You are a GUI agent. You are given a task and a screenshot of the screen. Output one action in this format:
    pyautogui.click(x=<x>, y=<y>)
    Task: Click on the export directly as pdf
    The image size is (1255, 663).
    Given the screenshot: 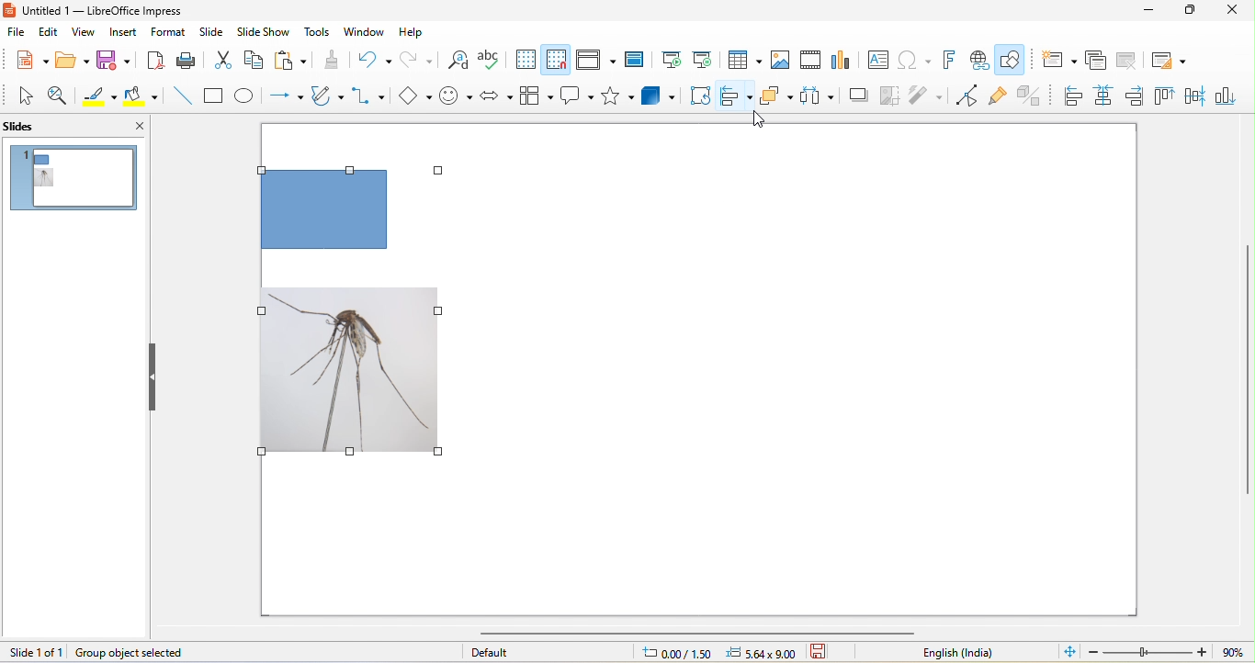 What is the action you would take?
    pyautogui.click(x=155, y=62)
    